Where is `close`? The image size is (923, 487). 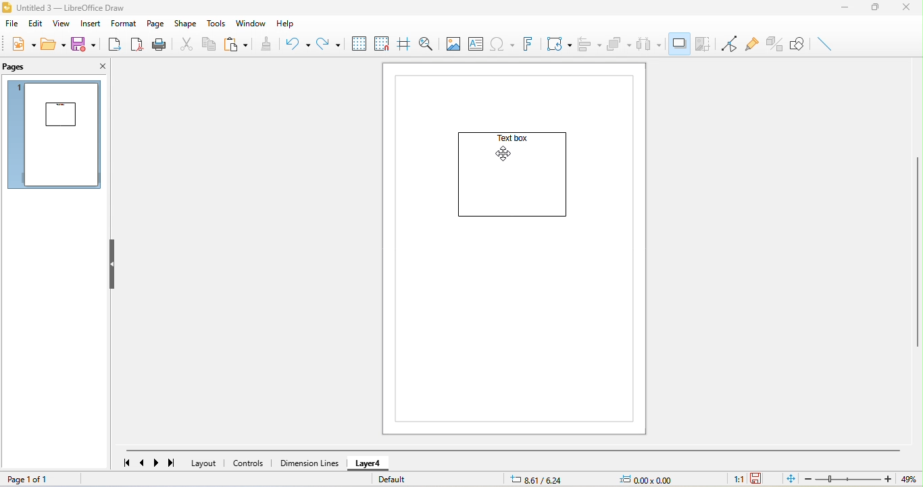 close is located at coordinates (909, 7).